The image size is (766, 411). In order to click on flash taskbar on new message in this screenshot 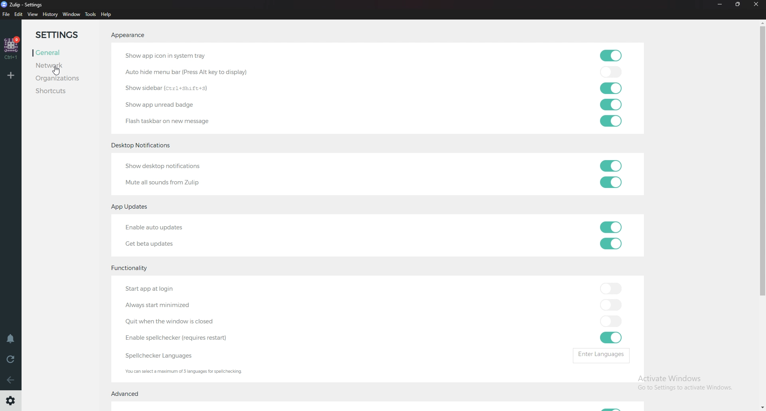, I will do `click(174, 121)`.